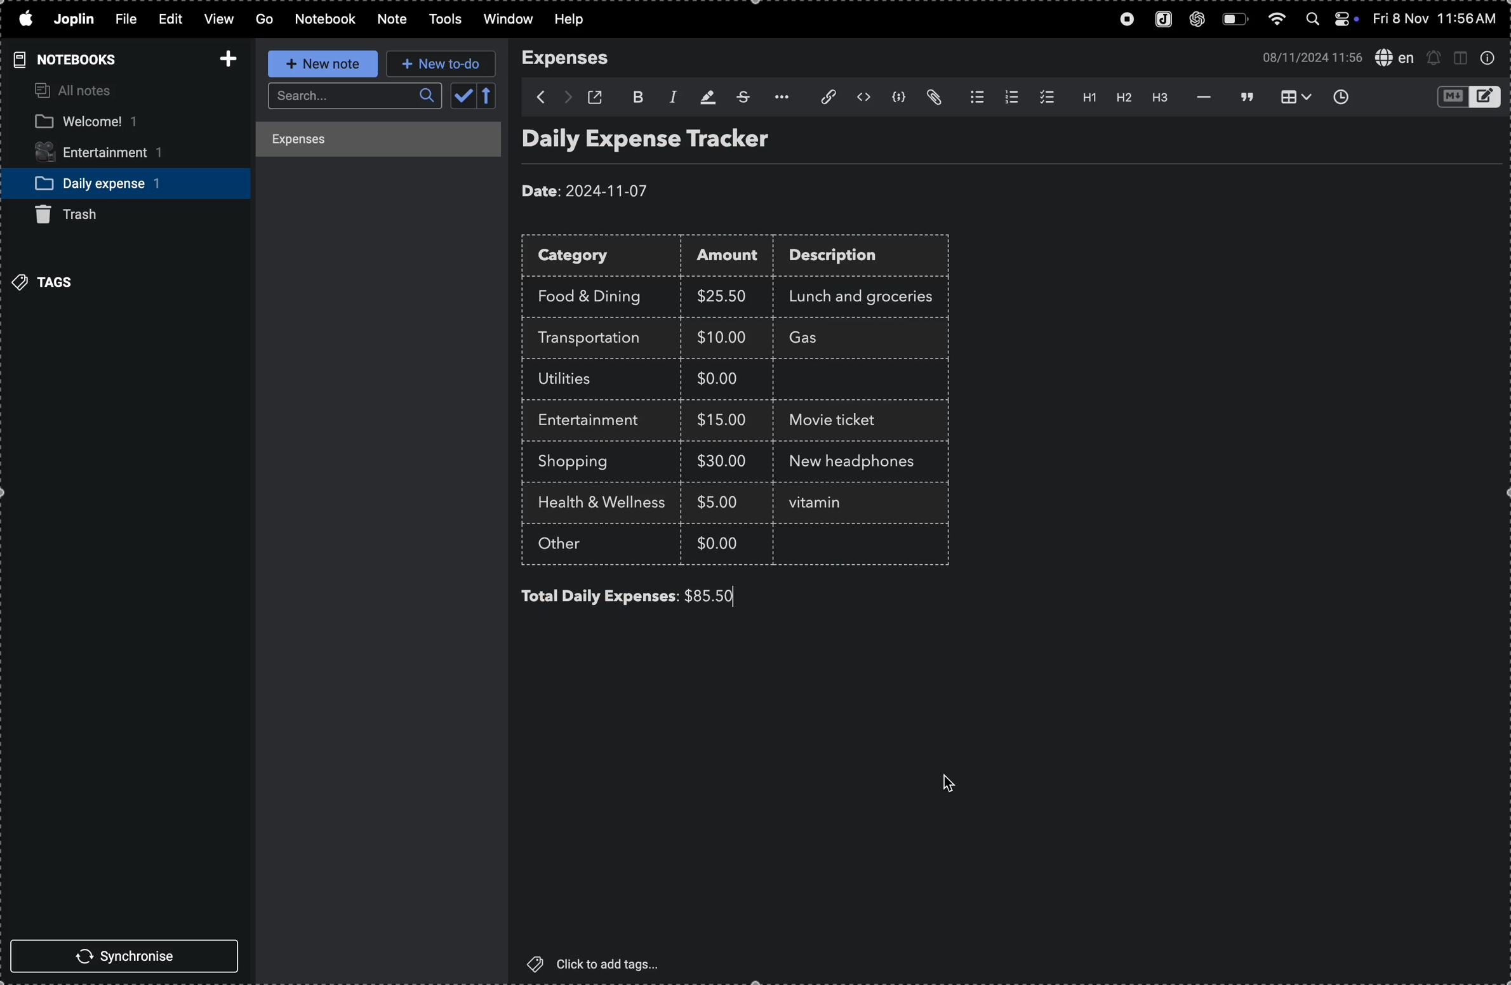 Image resolution: width=1511 pixels, height=985 pixels. Describe the element at coordinates (669, 96) in the screenshot. I see `italic` at that location.